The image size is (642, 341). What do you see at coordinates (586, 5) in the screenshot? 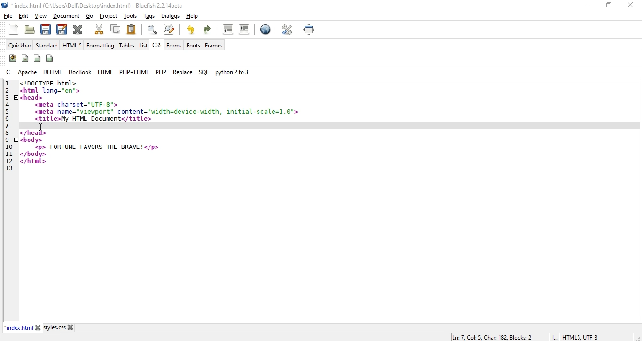
I see `minimize` at bounding box center [586, 5].